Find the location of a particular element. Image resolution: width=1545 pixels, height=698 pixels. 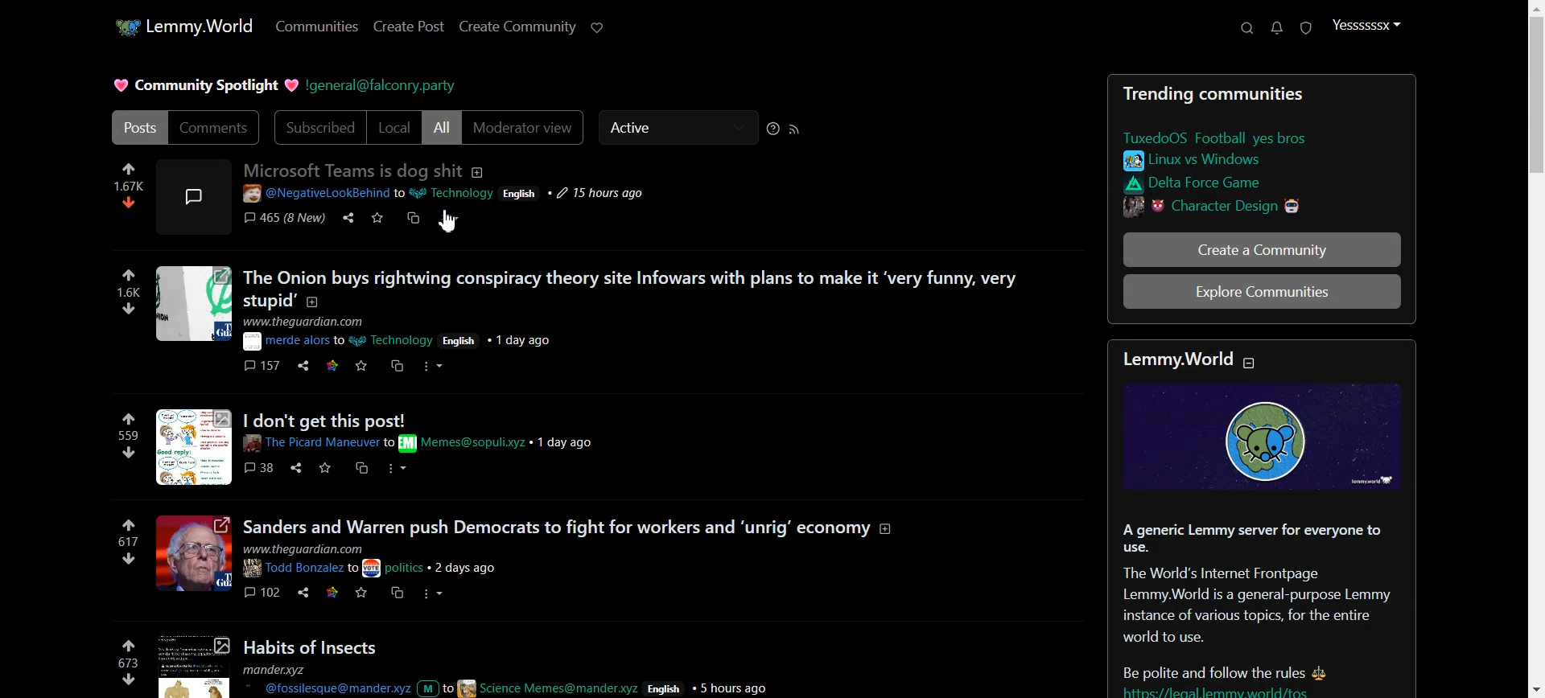

image is located at coordinates (1271, 440).